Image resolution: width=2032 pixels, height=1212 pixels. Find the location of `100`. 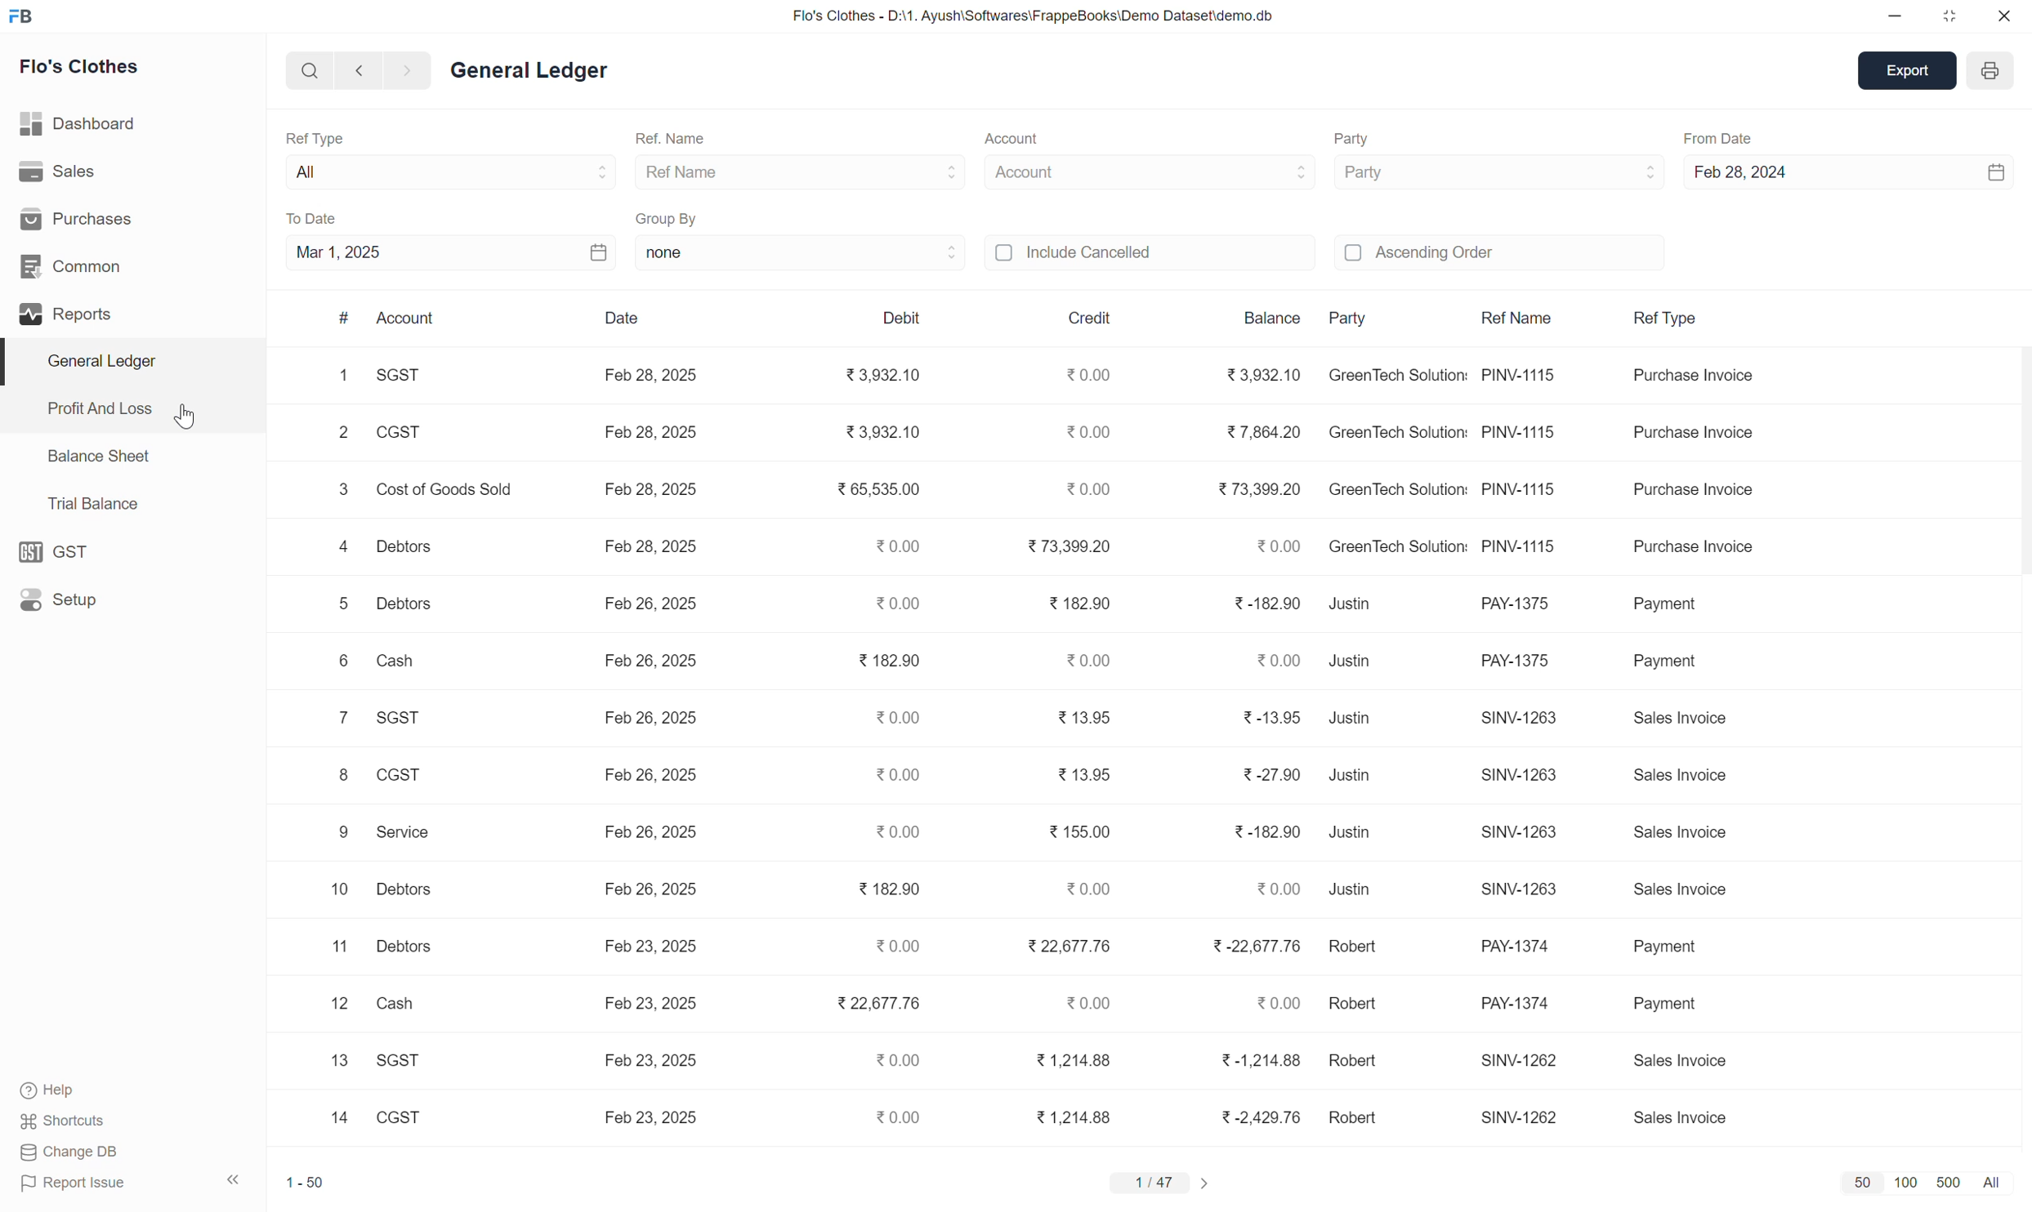

100 is located at coordinates (1902, 1183).